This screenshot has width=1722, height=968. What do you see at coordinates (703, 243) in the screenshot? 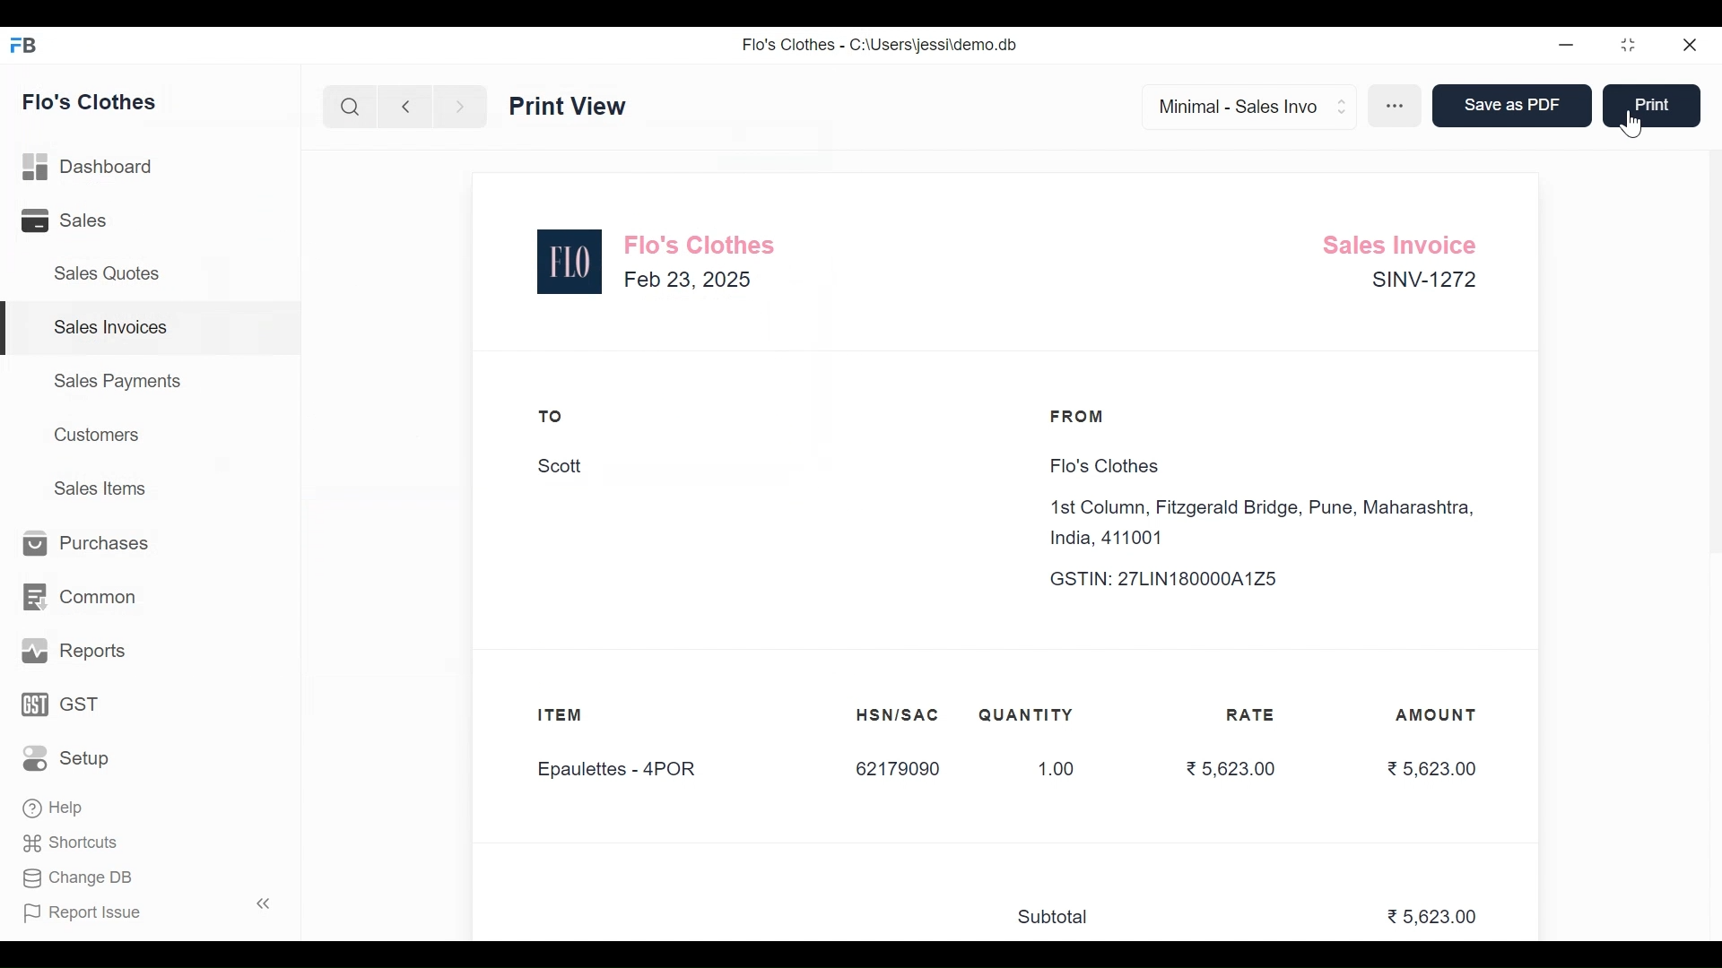
I see `Flo's Clothes` at bounding box center [703, 243].